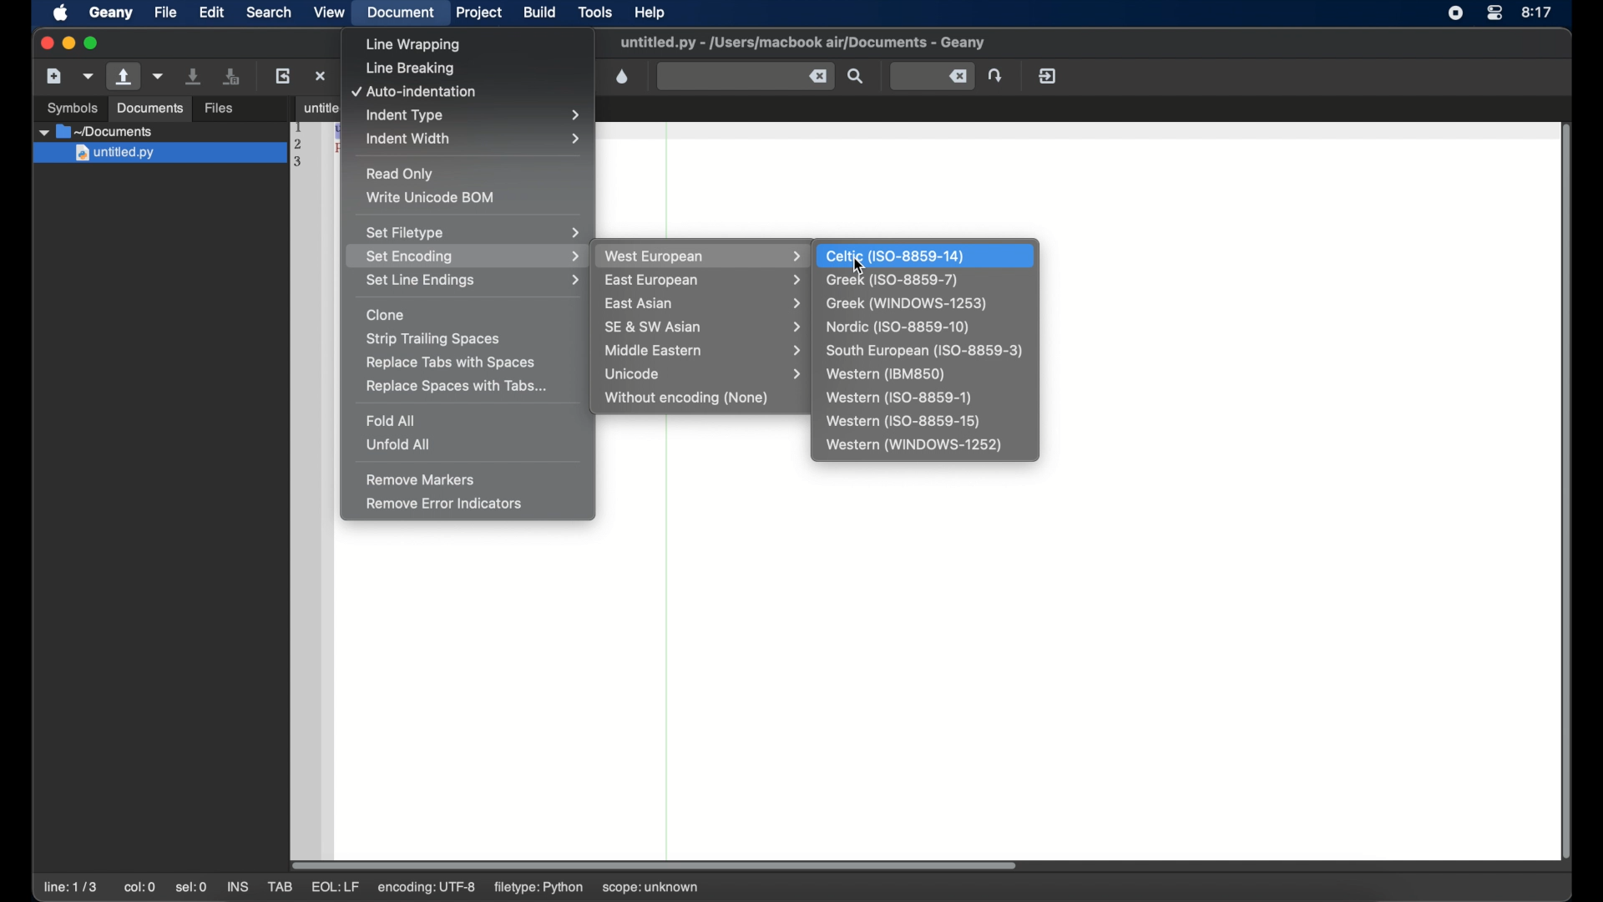 This screenshot has height=902, width=1603. Describe the element at coordinates (893, 281) in the screenshot. I see `greek` at that location.